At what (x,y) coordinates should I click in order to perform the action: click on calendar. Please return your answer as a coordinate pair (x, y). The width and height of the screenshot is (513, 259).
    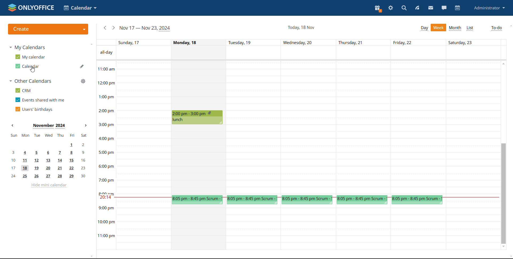
    Looking at the image, I should click on (458, 8).